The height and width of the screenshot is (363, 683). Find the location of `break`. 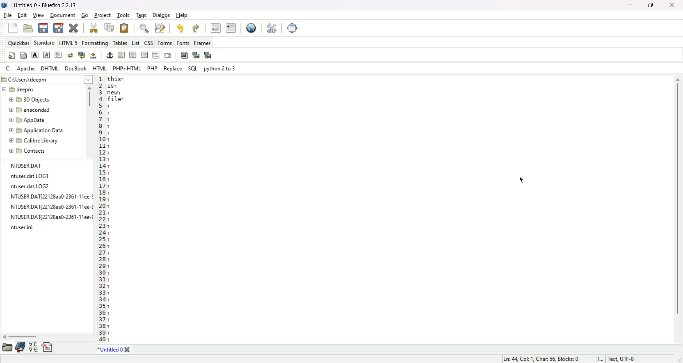

break is located at coordinates (70, 55).